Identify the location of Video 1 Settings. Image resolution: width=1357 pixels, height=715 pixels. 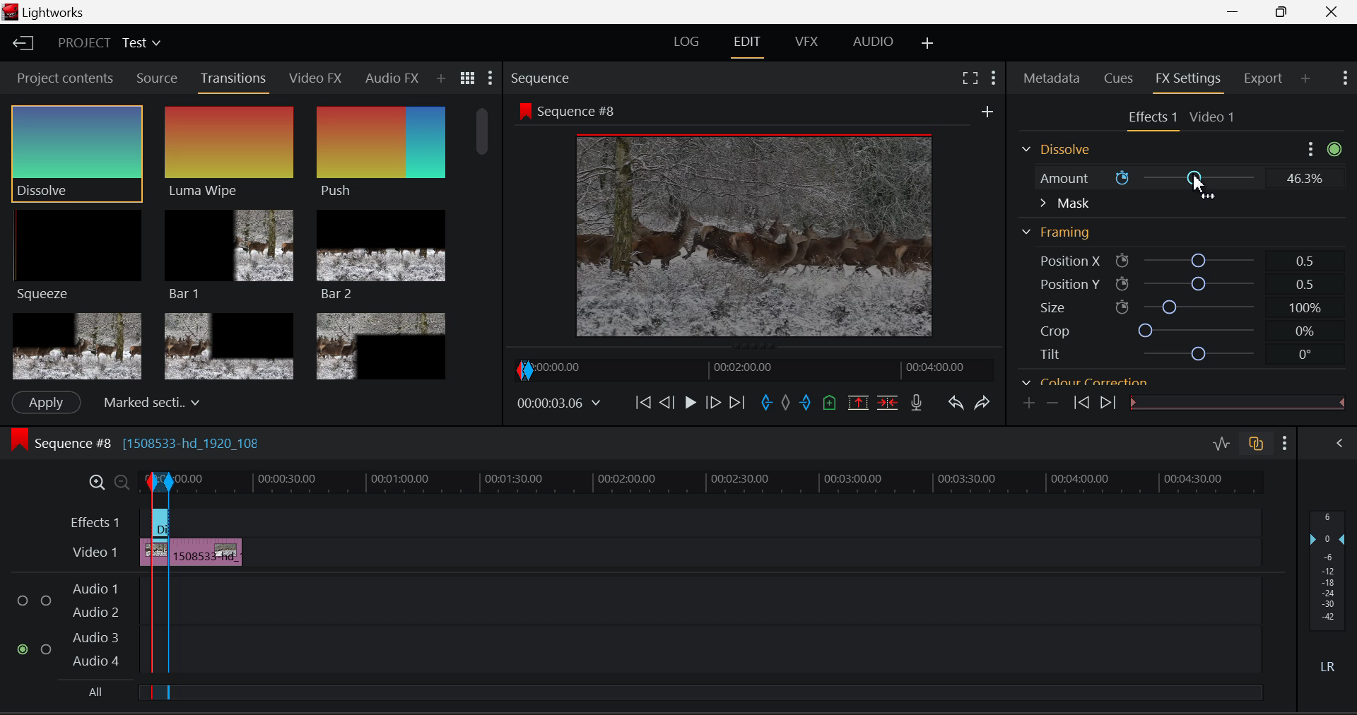
(1213, 116).